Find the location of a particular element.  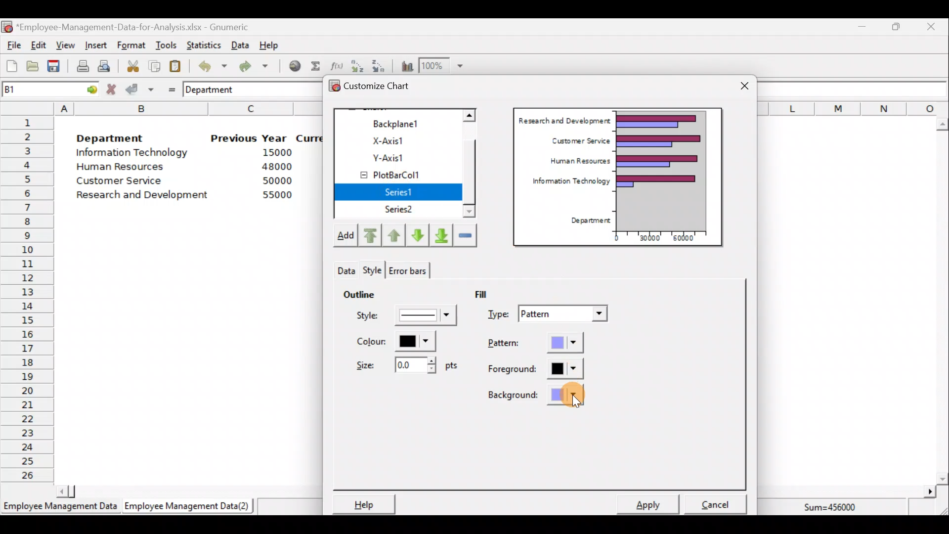

Research and Development is located at coordinates (146, 196).